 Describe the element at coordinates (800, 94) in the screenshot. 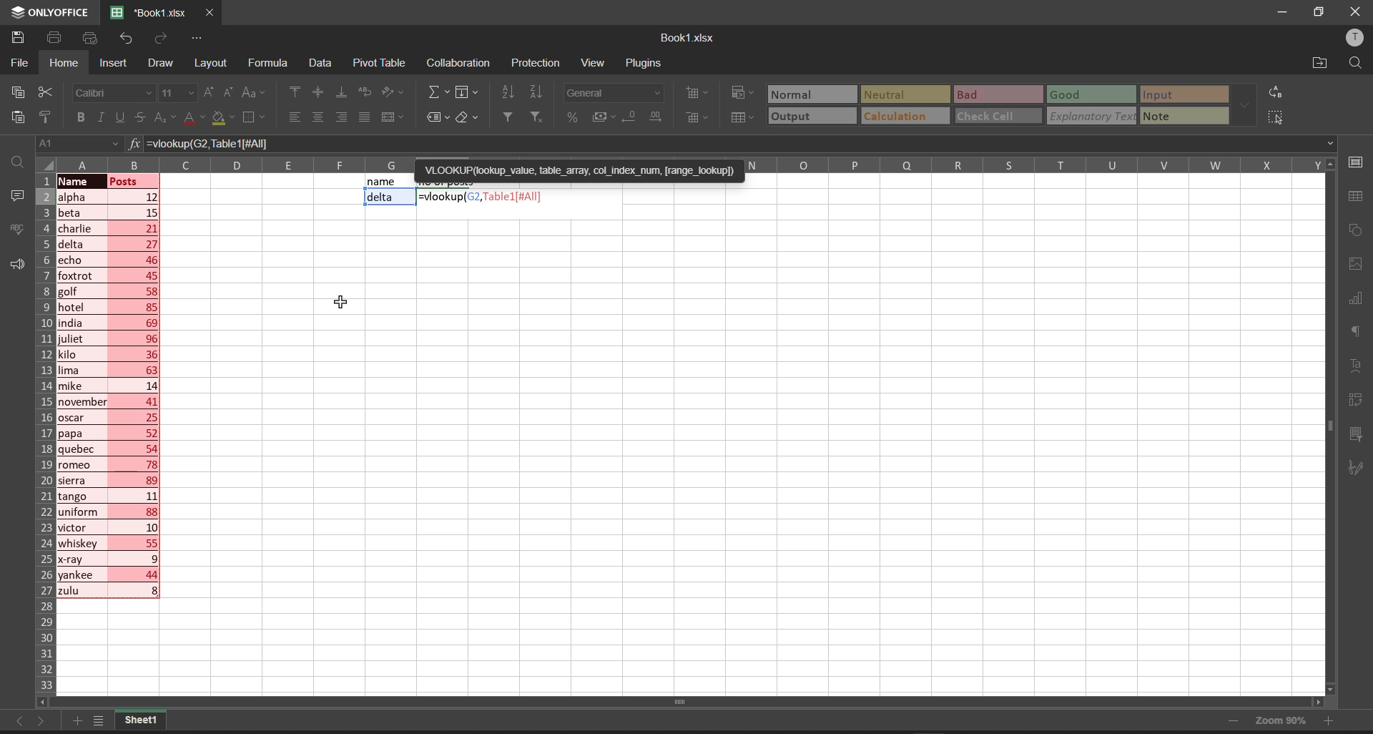

I see `Normal` at that location.